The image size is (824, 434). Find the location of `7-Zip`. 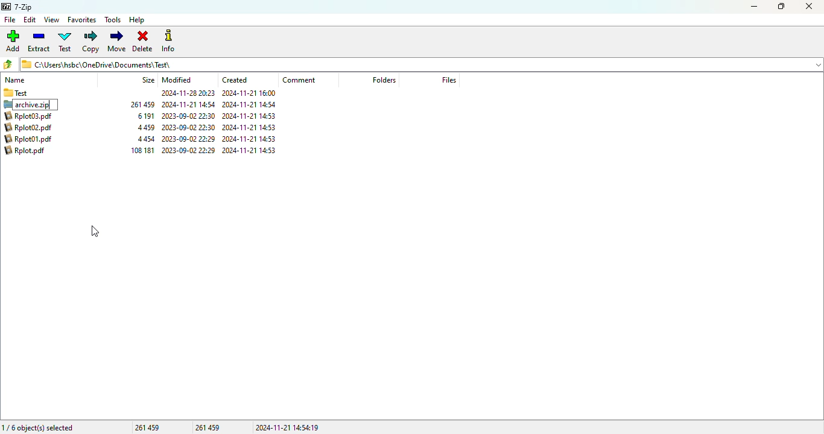

7-Zip is located at coordinates (17, 7).